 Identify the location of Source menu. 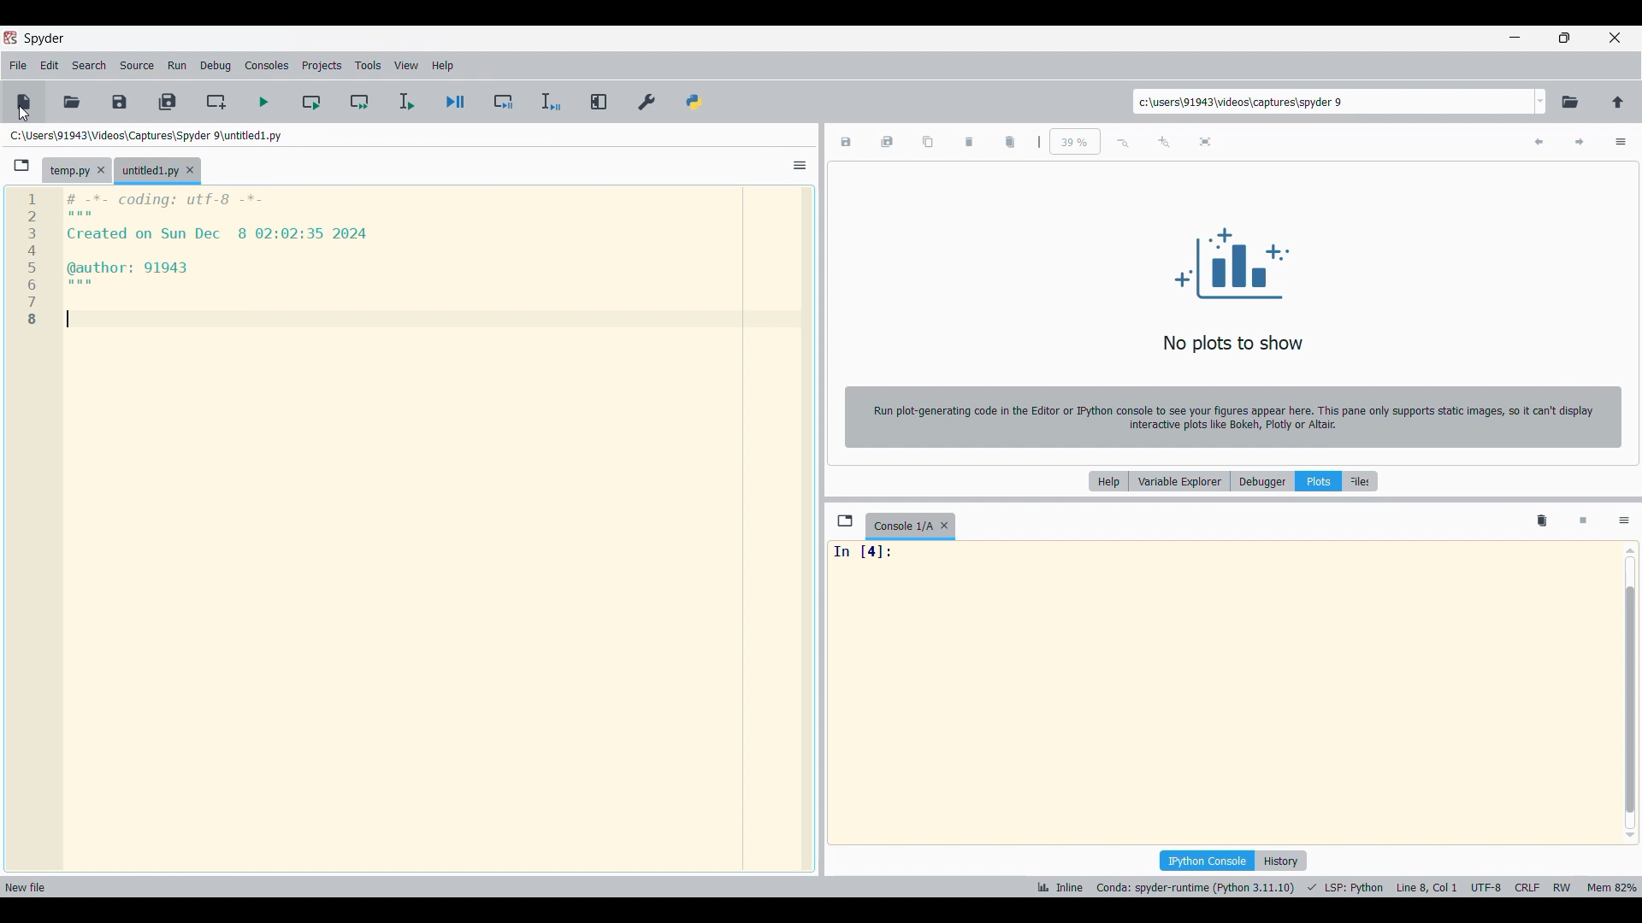
(137, 66).